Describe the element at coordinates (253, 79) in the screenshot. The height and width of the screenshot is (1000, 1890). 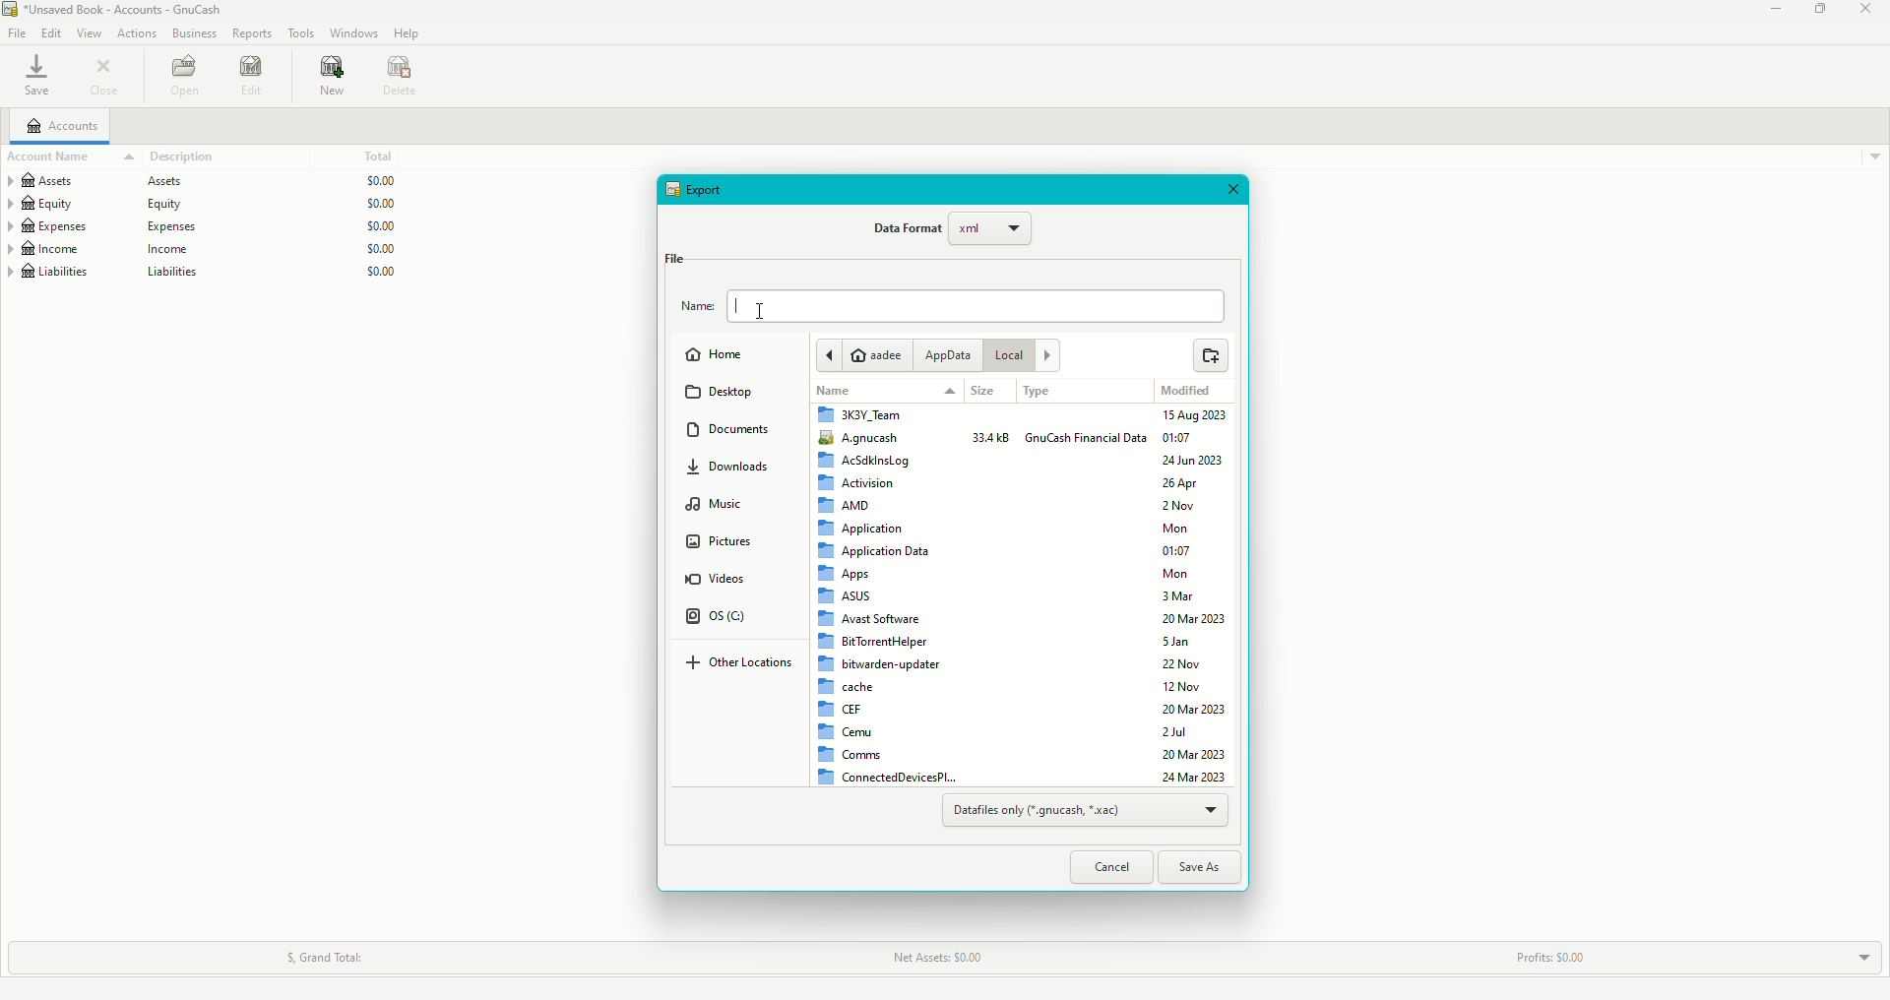
I see `Edit` at that location.